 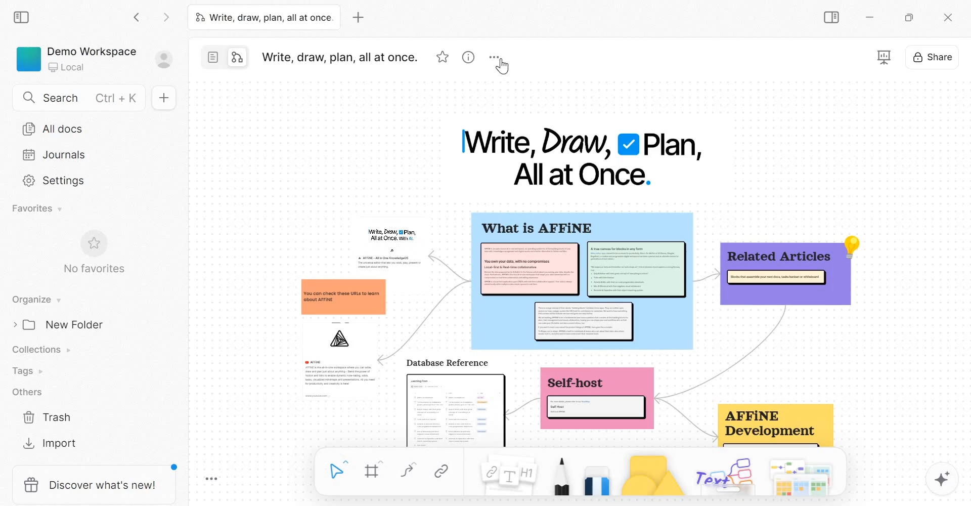 What do you see at coordinates (338, 470) in the screenshot?
I see `Select` at bounding box center [338, 470].